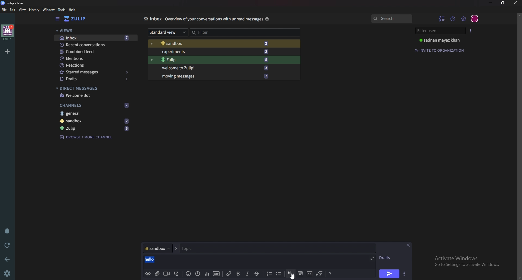 The height and width of the screenshot is (280, 522). What do you see at coordinates (476, 18) in the screenshot?
I see `Personal menu` at bounding box center [476, 18].